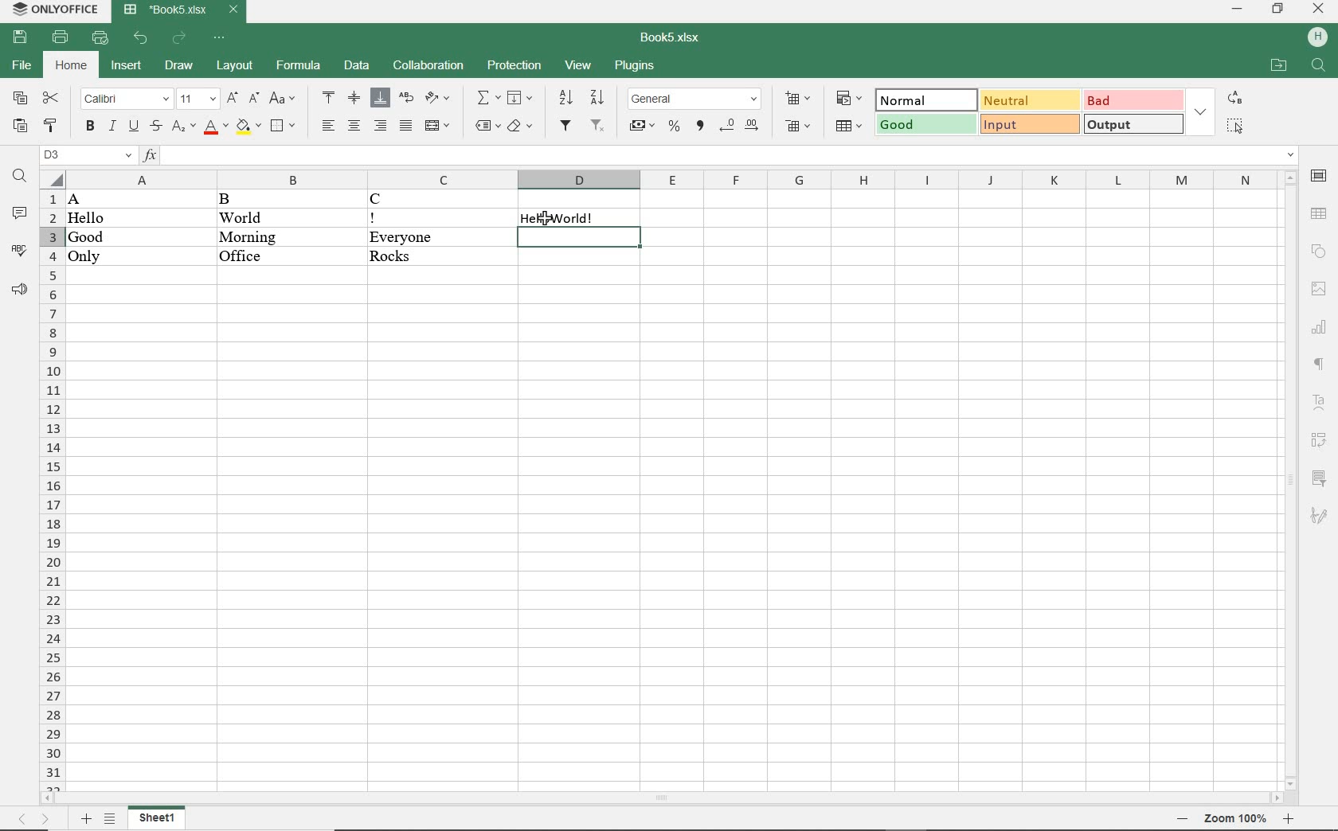  Describe the element at coordinates (85, 817) in the screenshot. I see `ADD SHEETS` at that location.